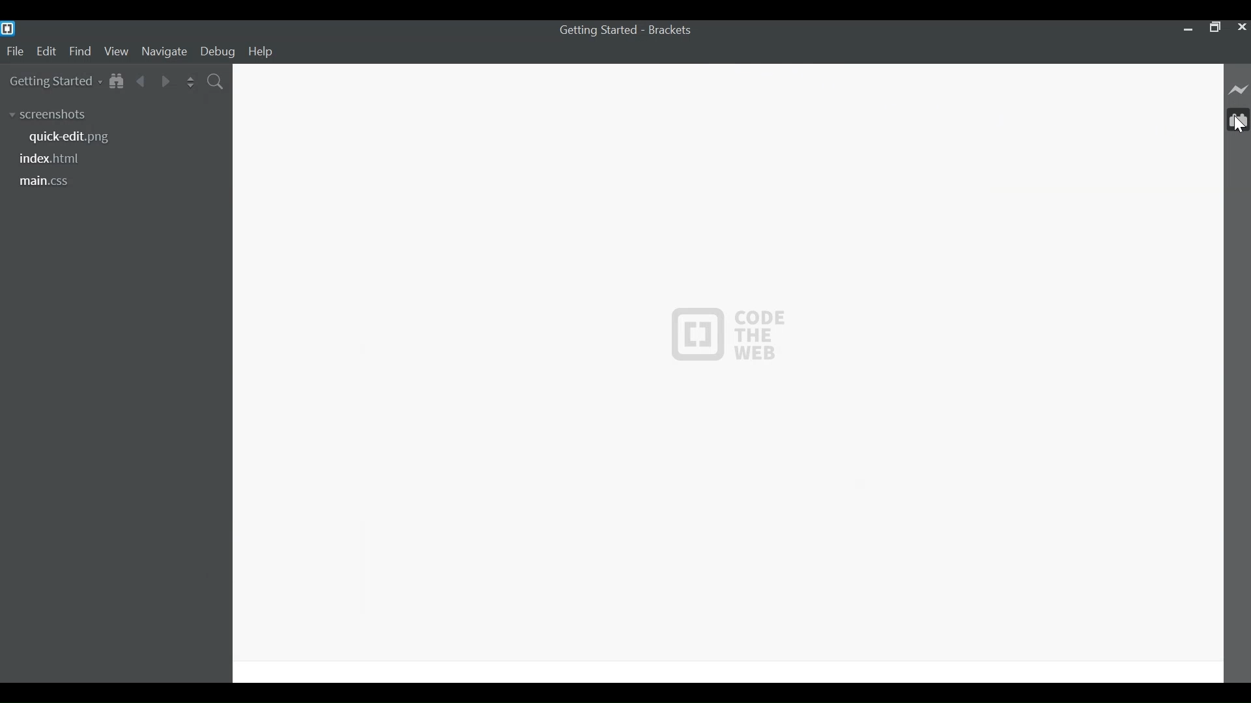 The image size is (1251, 703). What do you see at coordinates (116, 53) in the screenshot?
I see `View` at bounding box center [116, 53].